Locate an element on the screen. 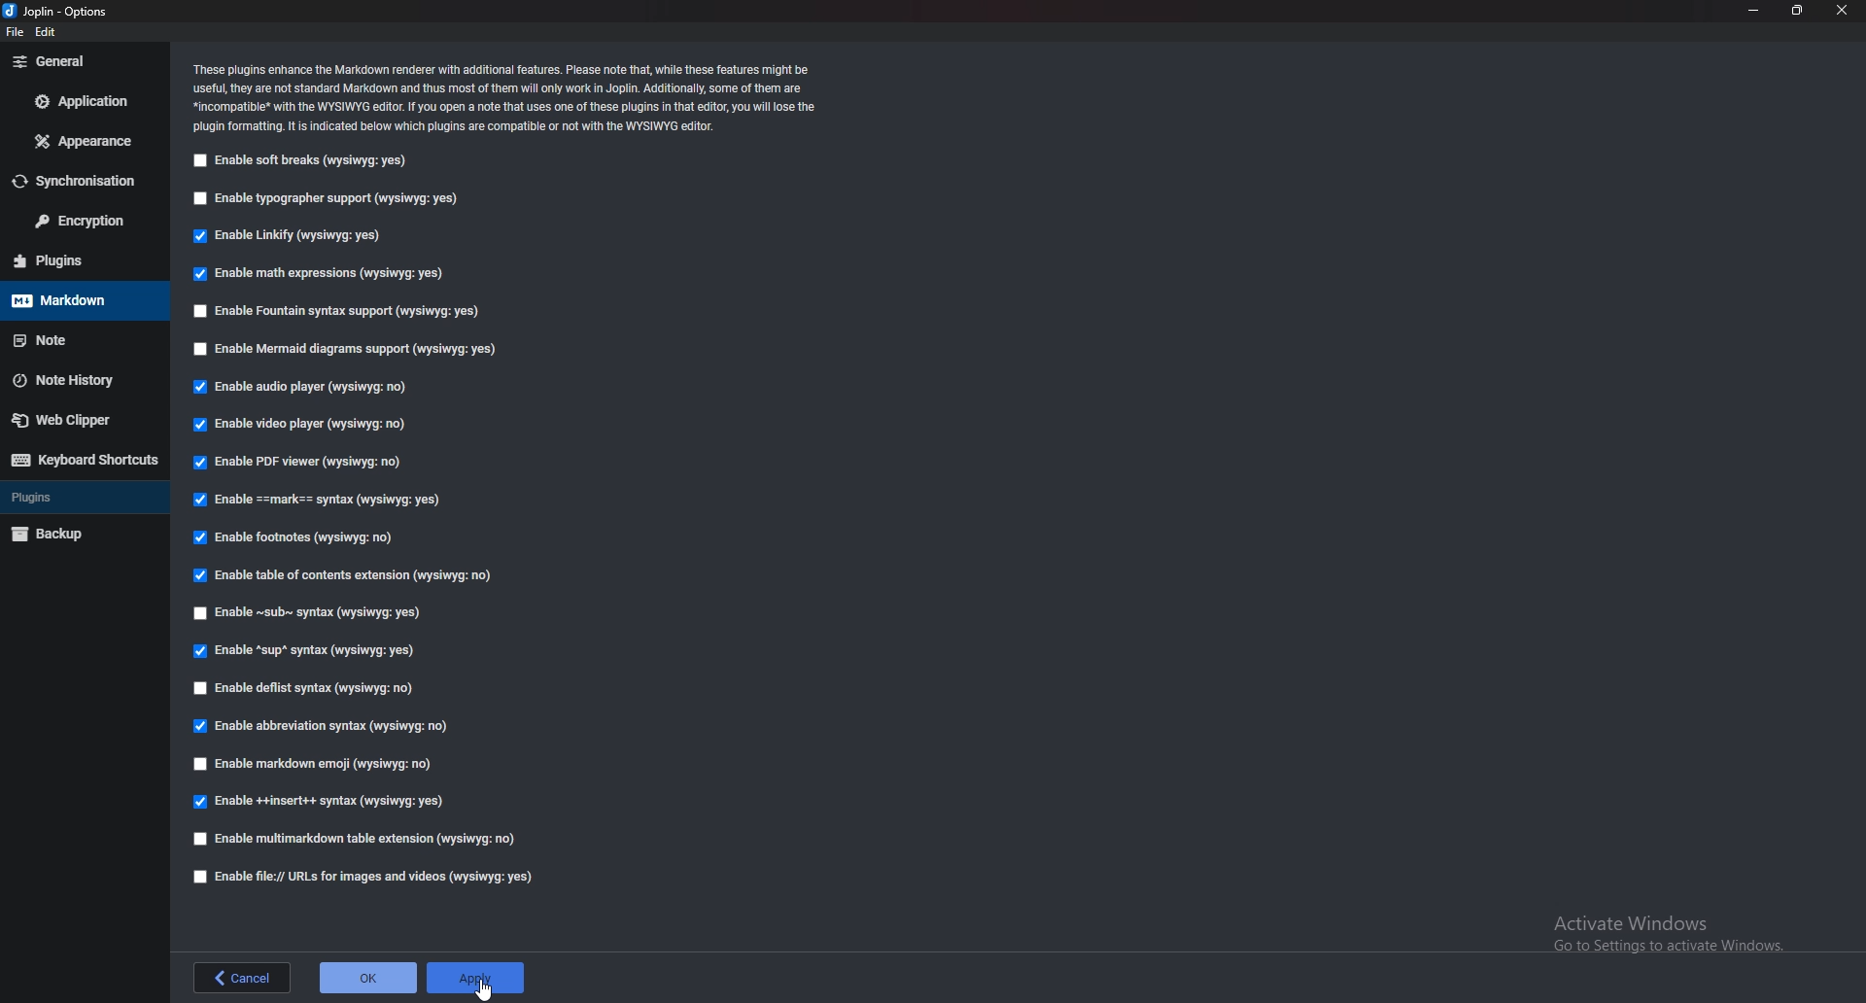 The height and width of the screenshot is (1003, 1866). Mark down is located at coordinates (78, 299).